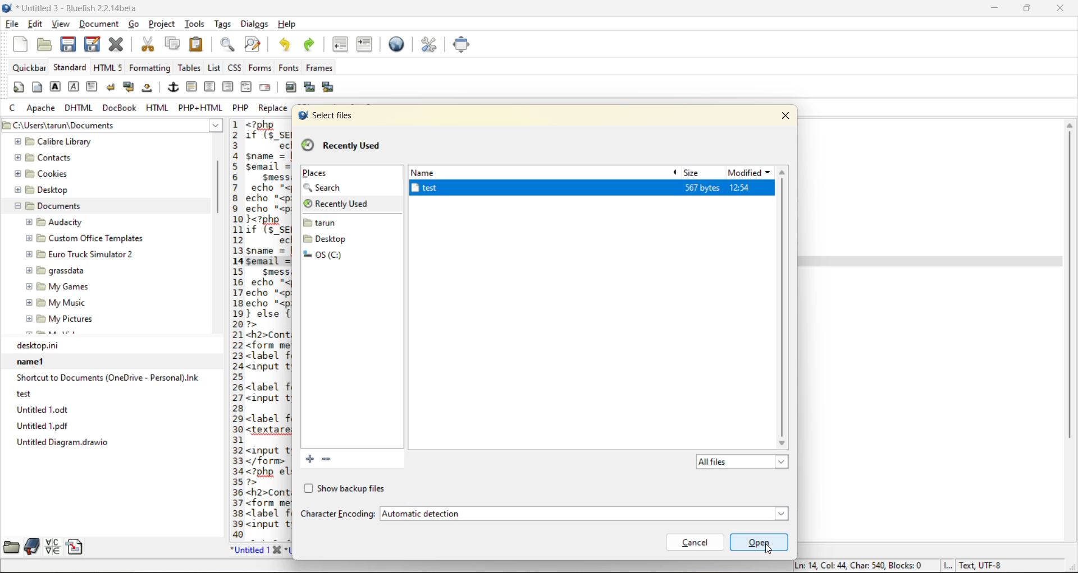 This screenshot has width=1078, height=573. Describe the element at coordinates (246, 87) in the screenshot. I see `html comment` at that location.